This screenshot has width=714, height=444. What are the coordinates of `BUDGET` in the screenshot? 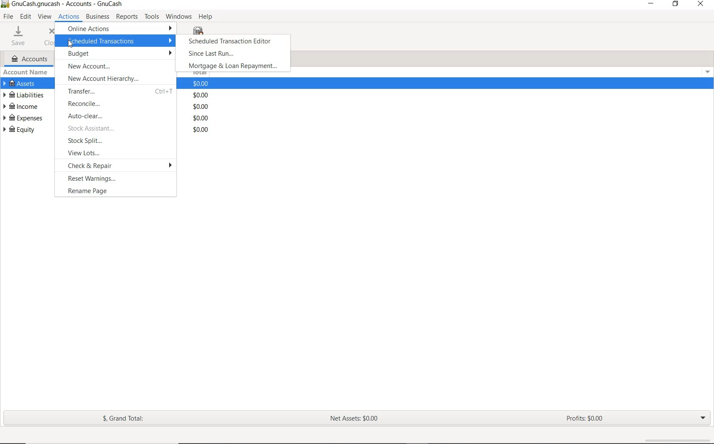 It's located at (117, 54).